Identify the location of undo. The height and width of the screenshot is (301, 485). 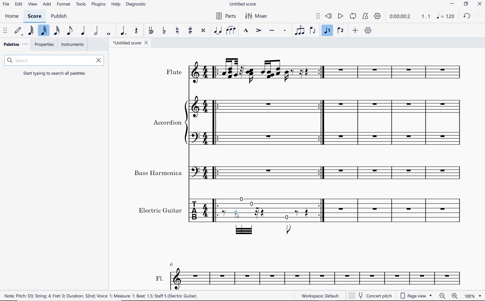
(466, 16).